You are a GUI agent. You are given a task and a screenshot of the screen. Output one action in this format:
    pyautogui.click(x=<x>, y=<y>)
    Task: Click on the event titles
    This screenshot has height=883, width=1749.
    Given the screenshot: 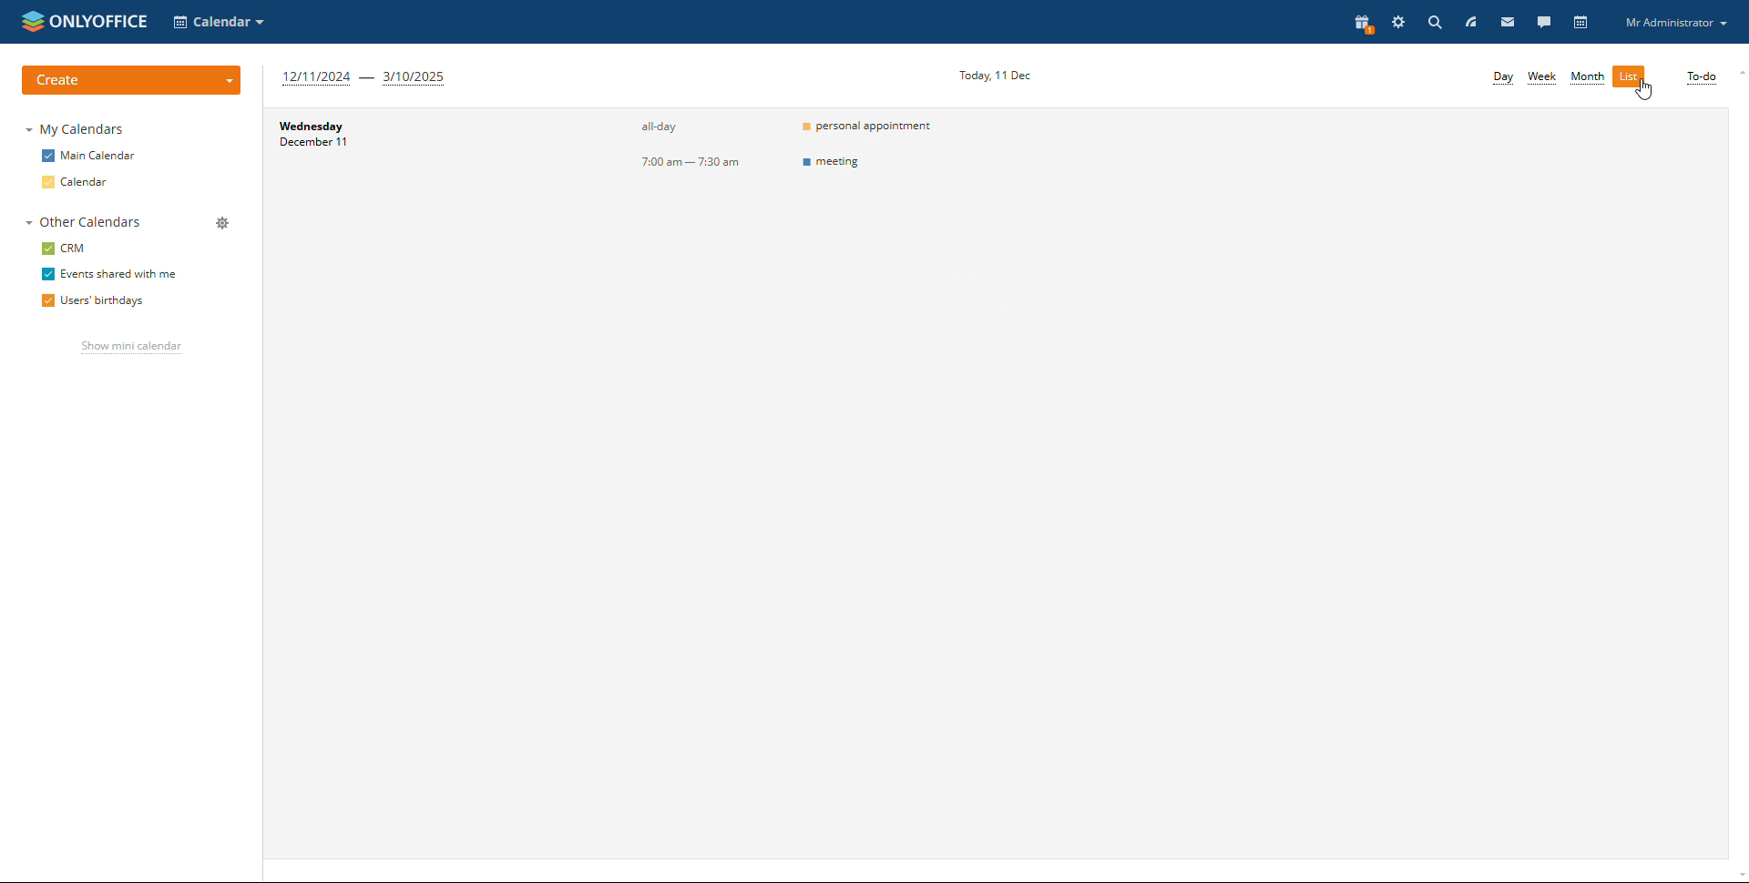 What is the action you would take?
    pyautogui.click(x=876, y=144)
    